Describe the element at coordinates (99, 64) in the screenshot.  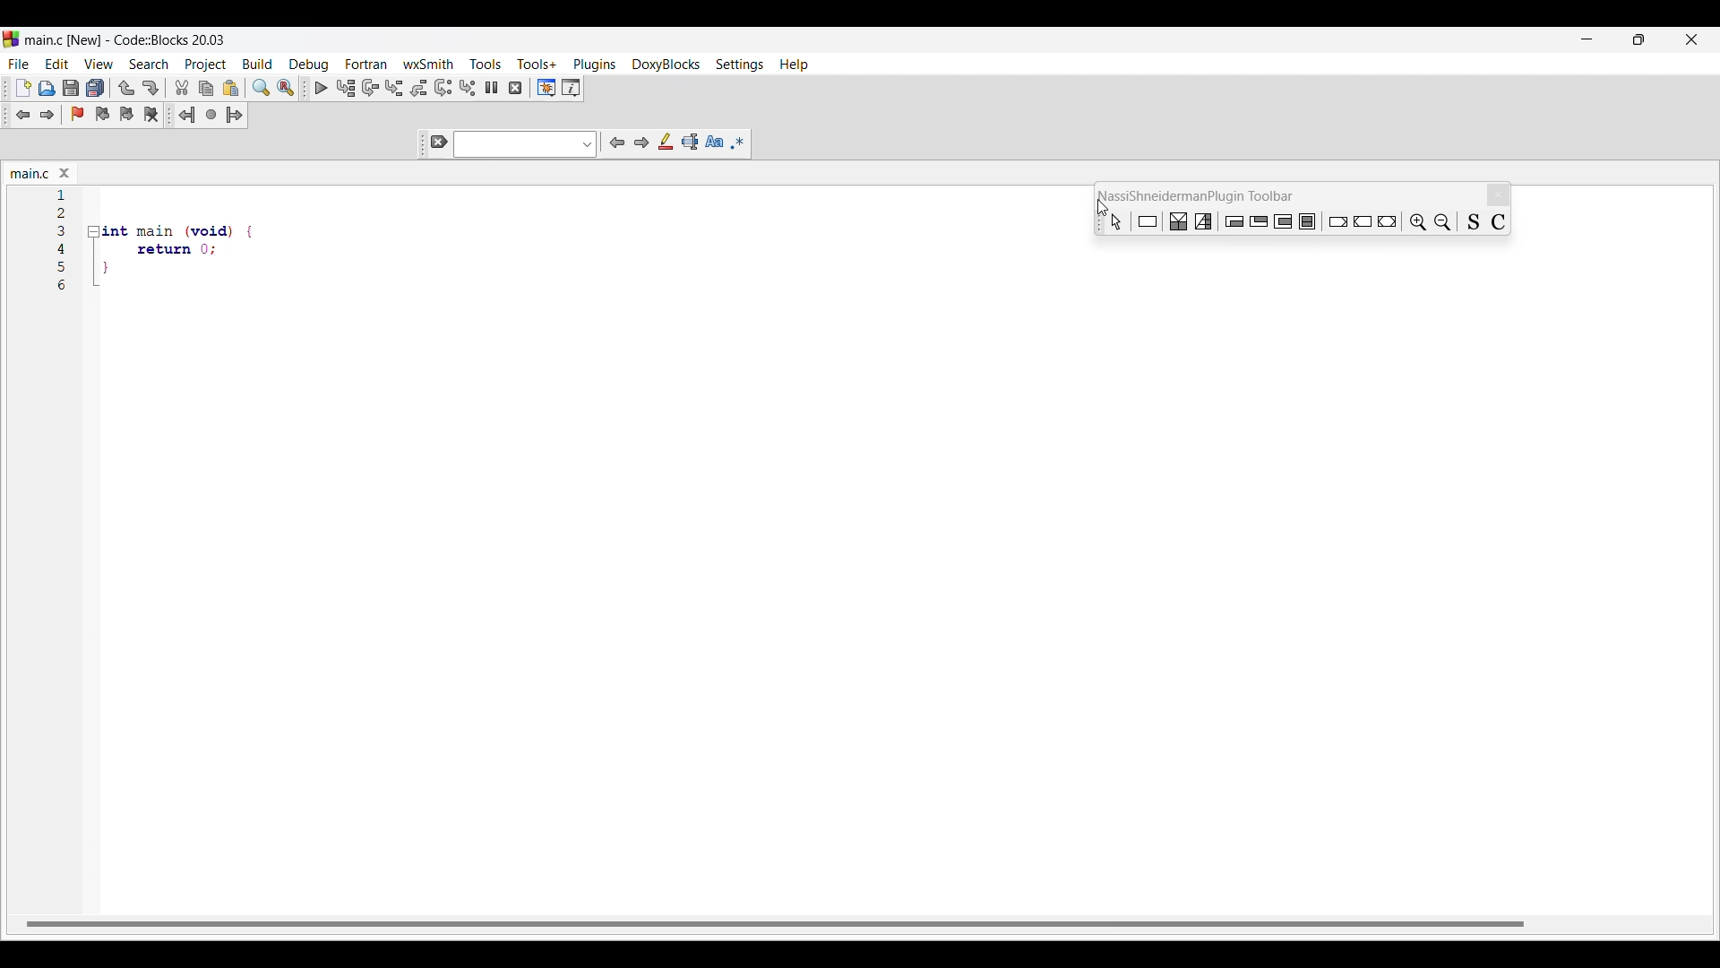
I see `View menu` at that location.